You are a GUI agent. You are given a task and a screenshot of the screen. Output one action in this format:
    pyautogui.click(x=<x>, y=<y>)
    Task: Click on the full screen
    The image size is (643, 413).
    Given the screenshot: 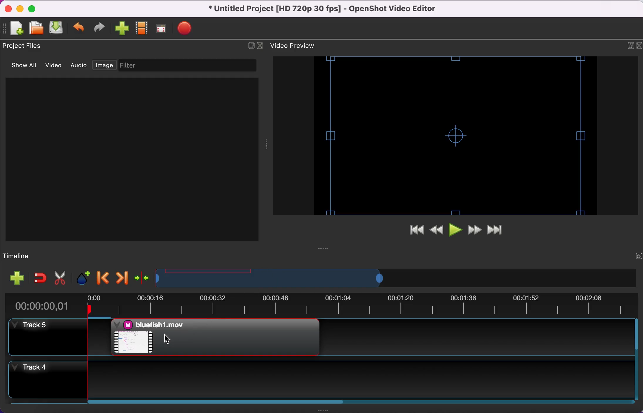 What is the action you would take?
    pyautogui.click(x=164, y=28)
    